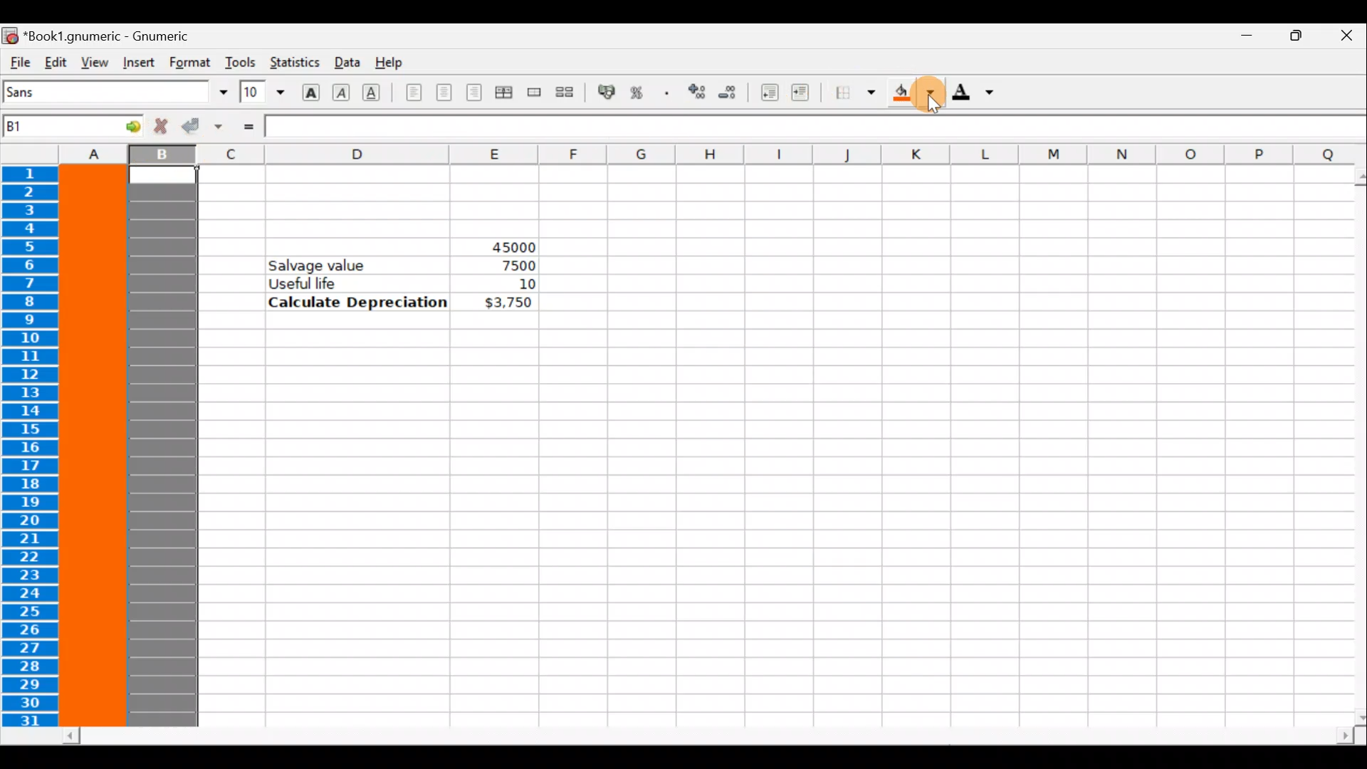  What do you see at coordinates (749, 536) in the screenshot?
I see `Cells` at bounding box center [749, 536].